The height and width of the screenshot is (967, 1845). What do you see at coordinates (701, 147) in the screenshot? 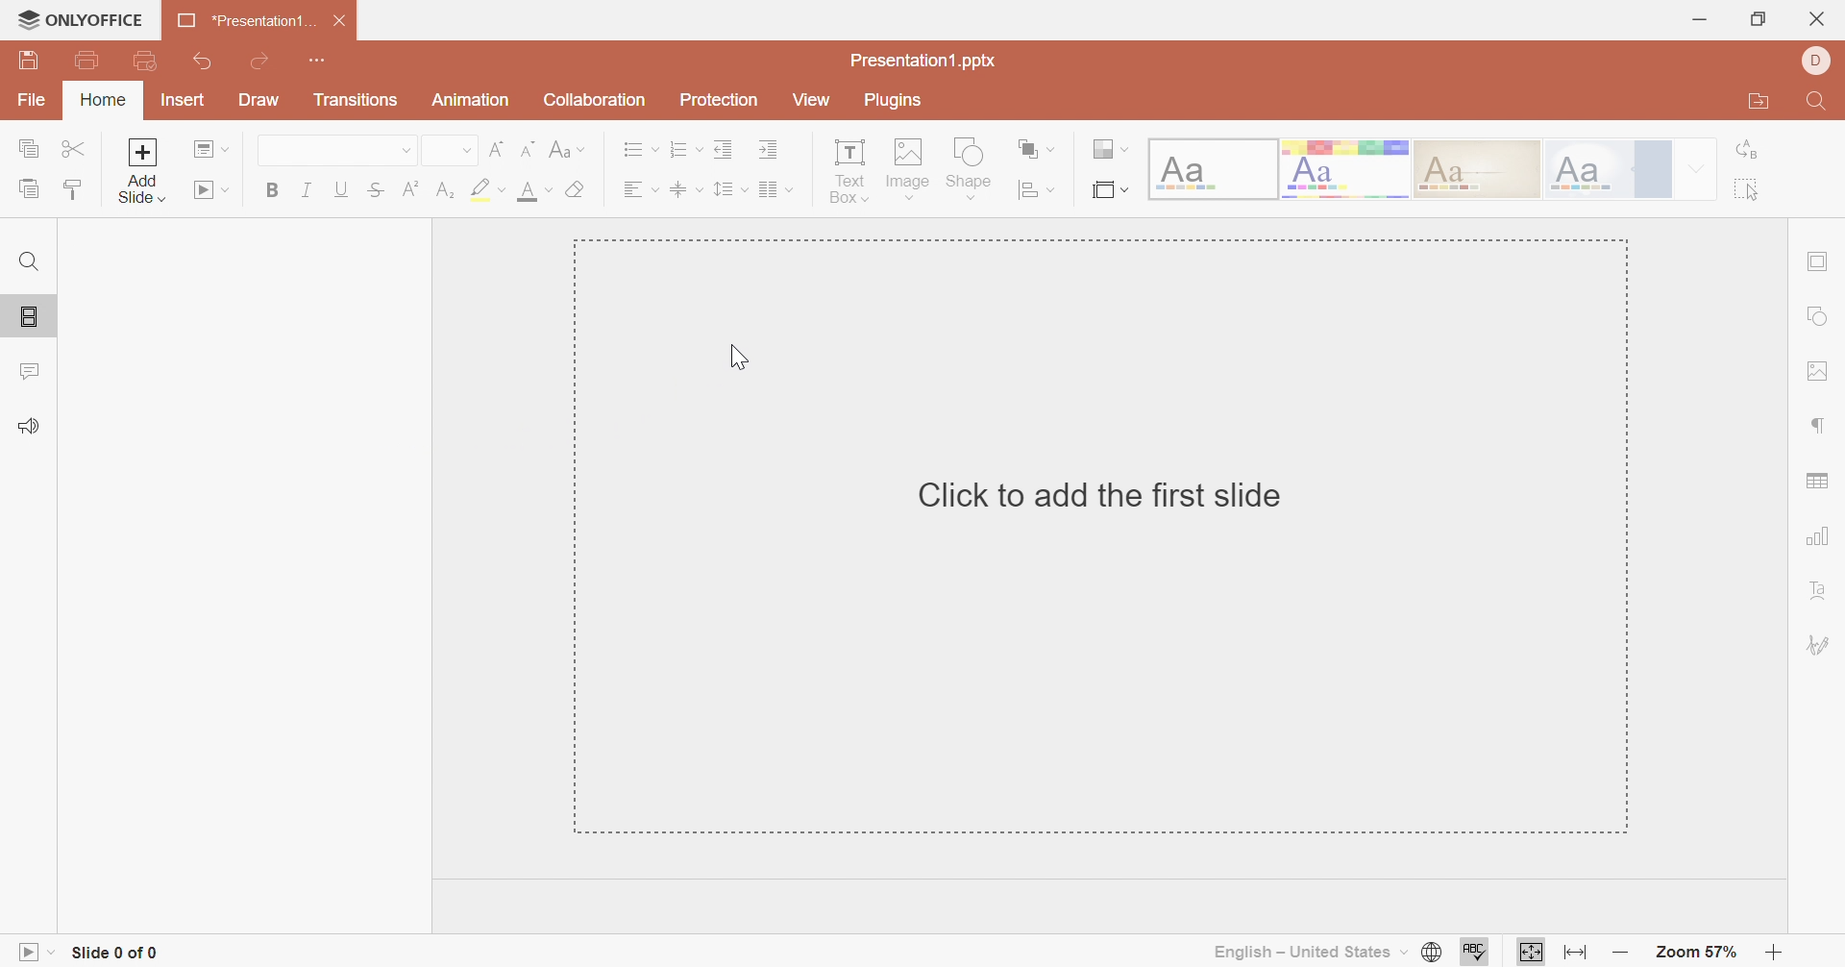
I see `Drop Down` at bounding box center [701, 147].